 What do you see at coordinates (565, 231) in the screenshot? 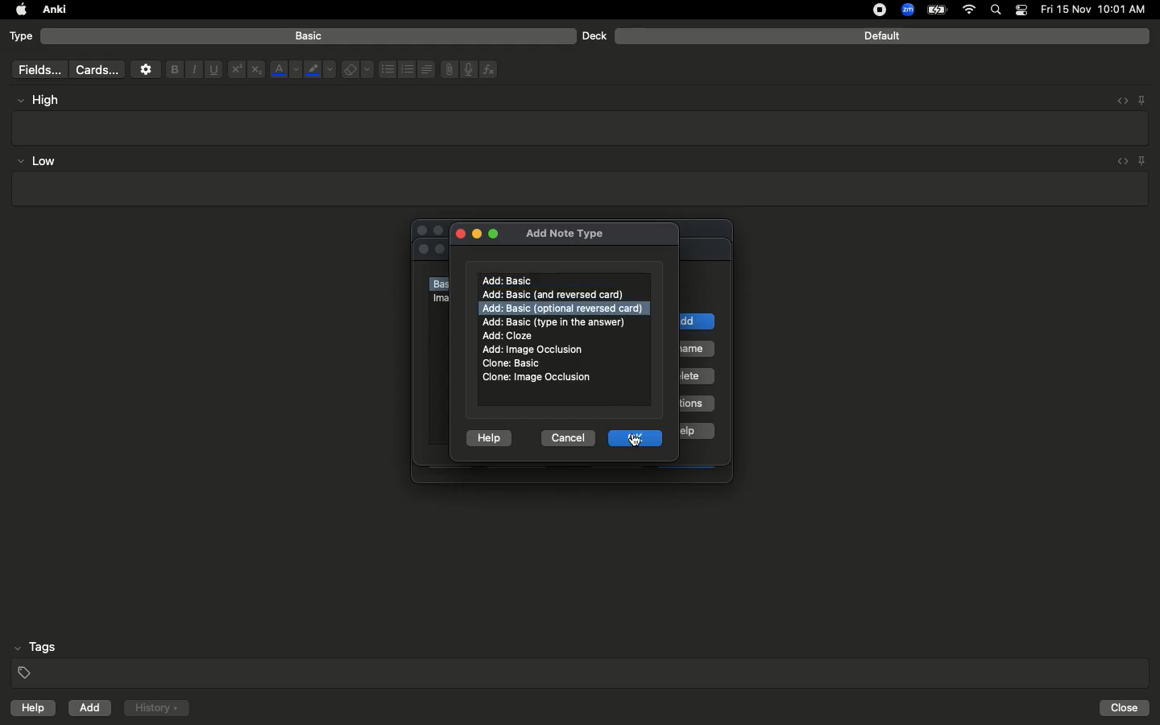
I see `Add note type` at bounding box center [565, 231].